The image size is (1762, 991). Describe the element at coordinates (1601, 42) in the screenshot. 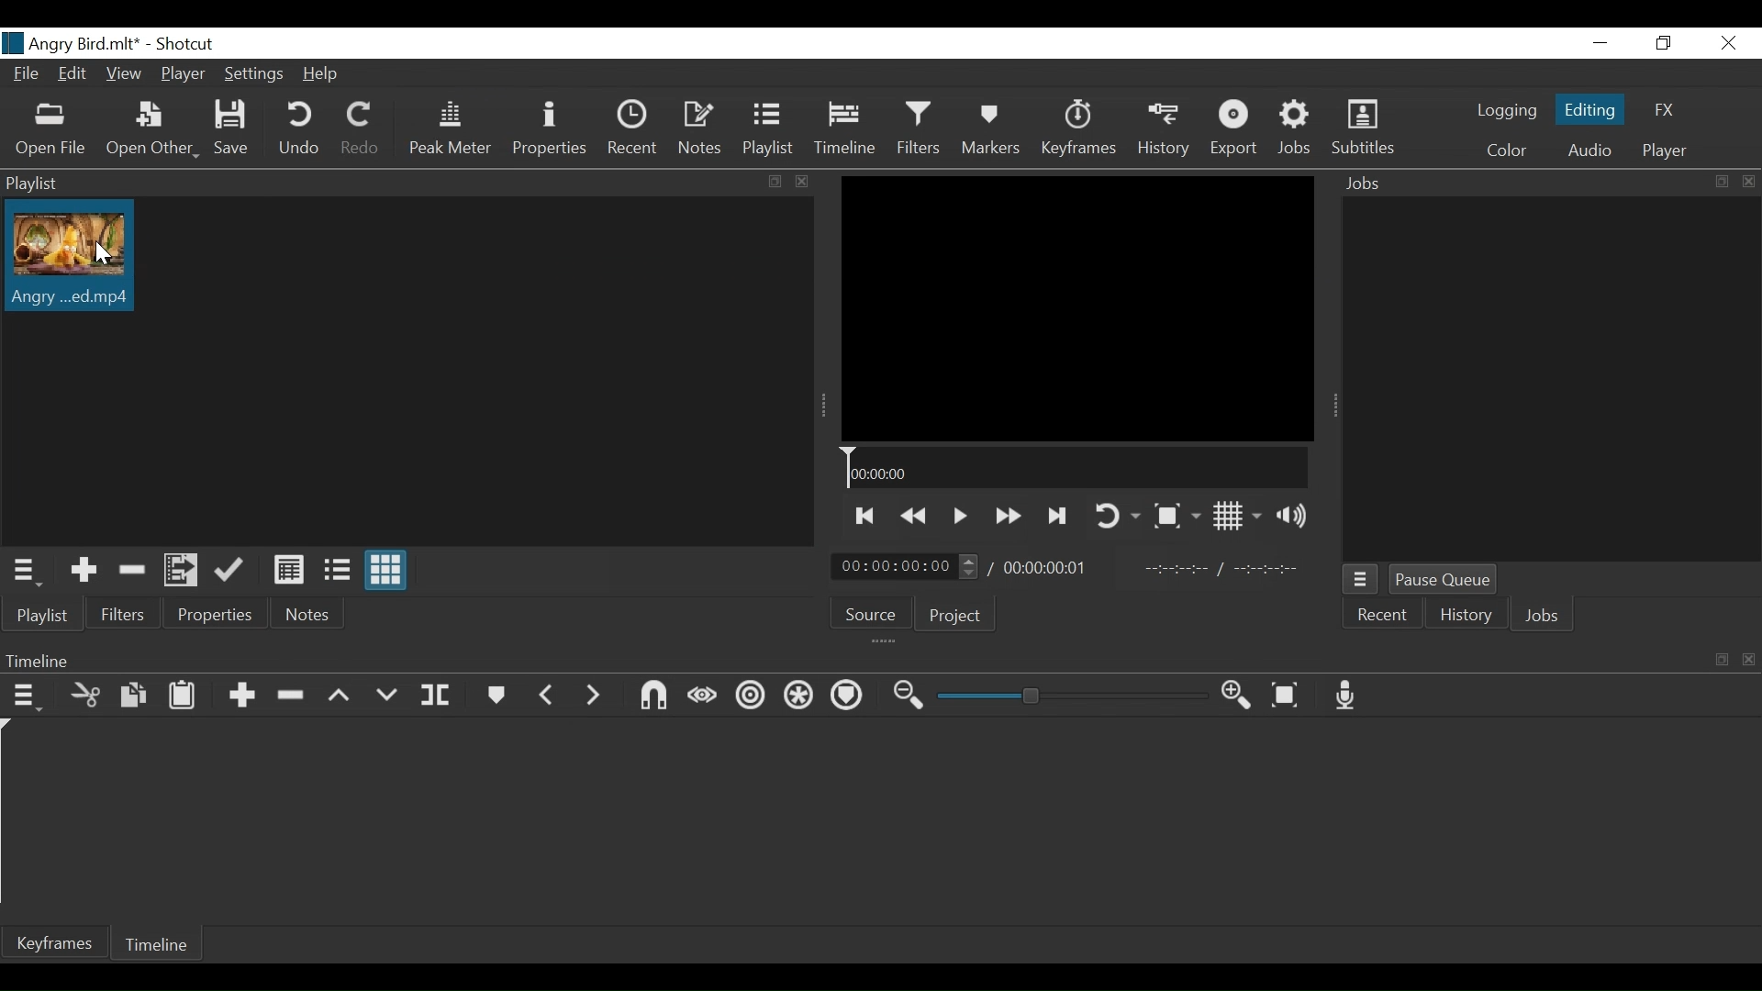

I see `minimize` at that location.